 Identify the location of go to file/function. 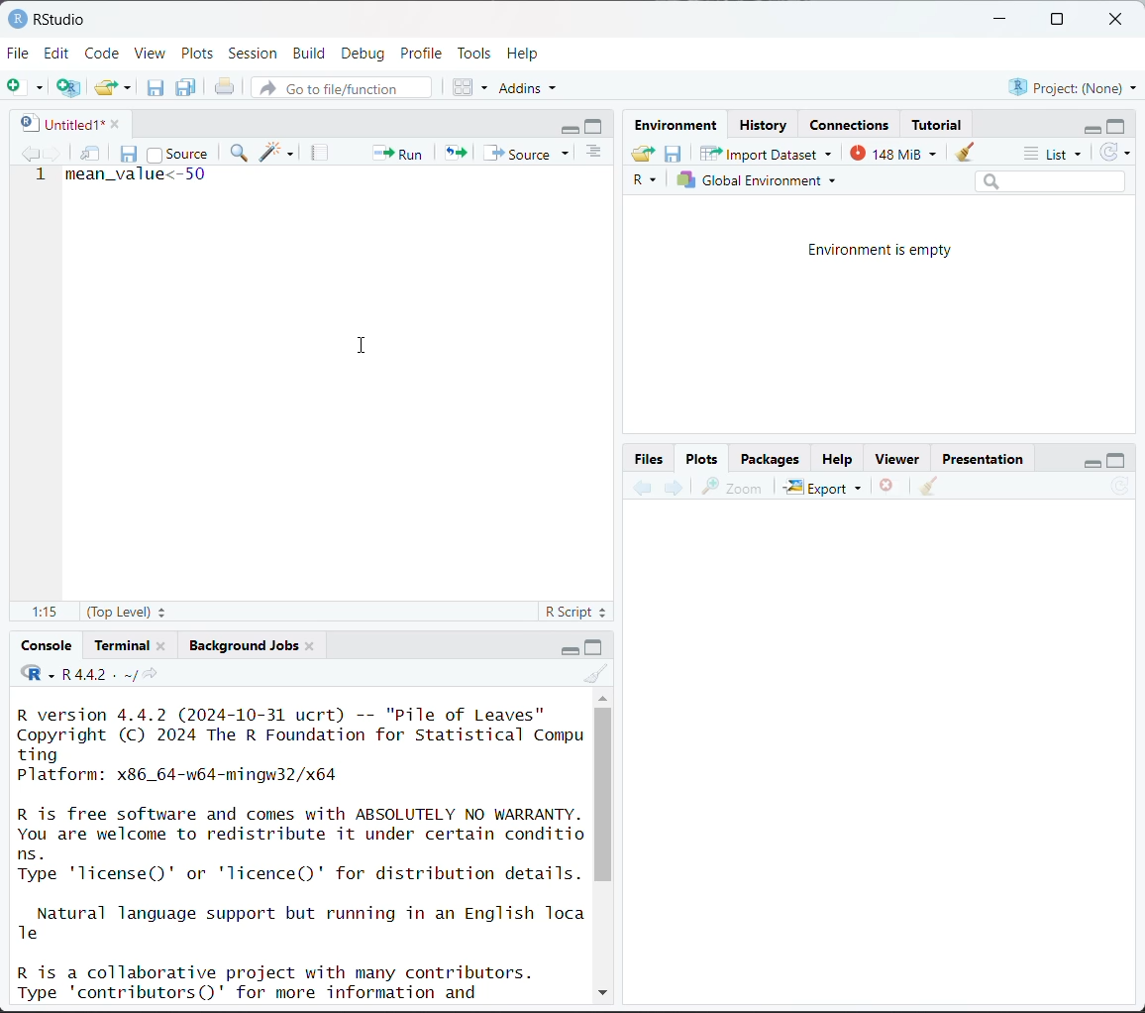
(340, 89).